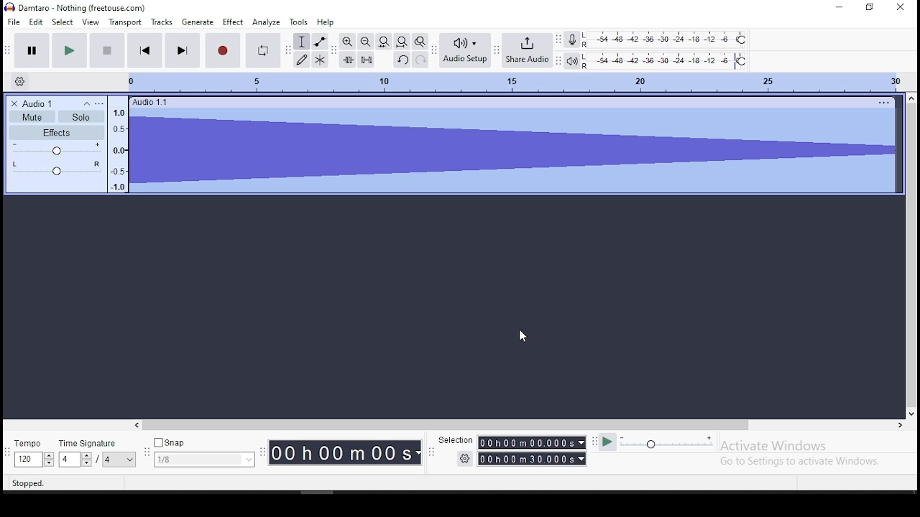  I want to click on tracks, so click(162, 22).